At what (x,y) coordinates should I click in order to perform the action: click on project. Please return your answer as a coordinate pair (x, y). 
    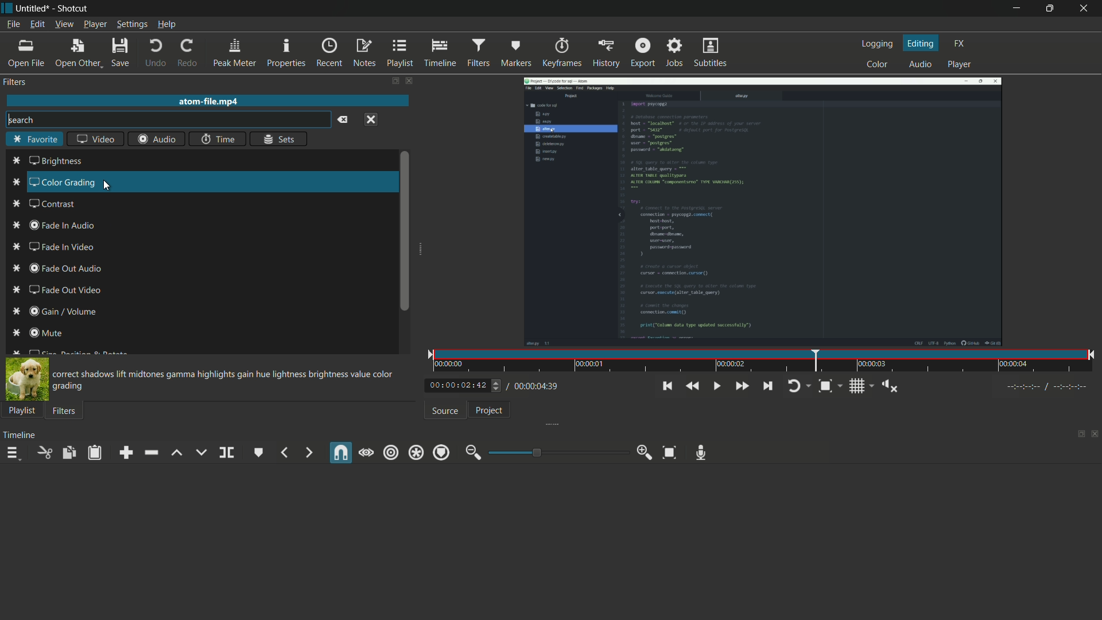
    Looking at the image, I should click on (488, 410).